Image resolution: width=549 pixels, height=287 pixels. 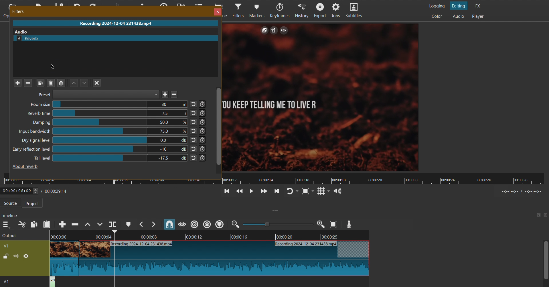 What do you see at coordinates (320, 10) in the screenshot?
I see `Export` at bounding box center [320, 10].